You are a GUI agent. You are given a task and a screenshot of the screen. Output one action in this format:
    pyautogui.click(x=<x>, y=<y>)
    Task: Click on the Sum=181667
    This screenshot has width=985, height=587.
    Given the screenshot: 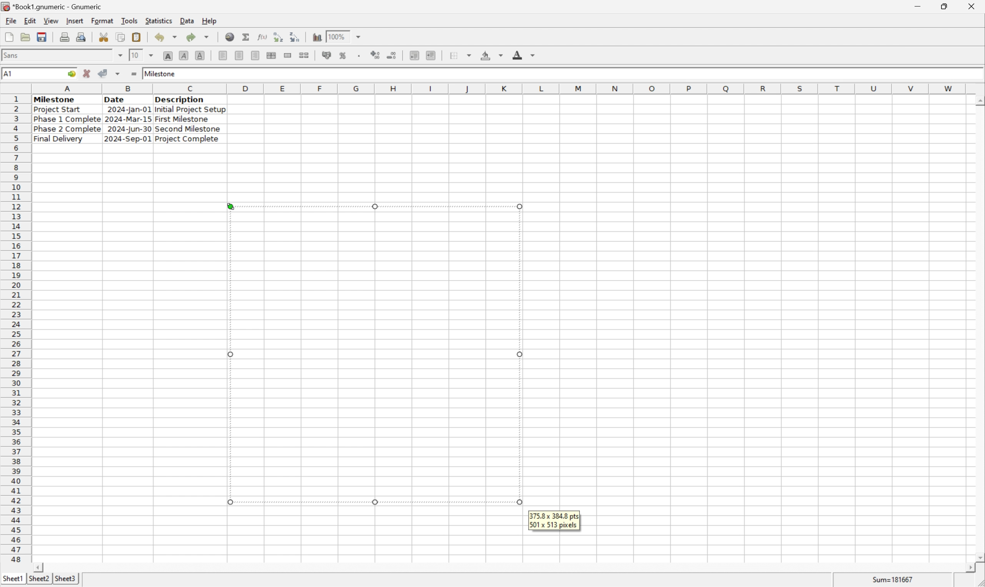 What is the action you would take?
    pyautogui.click(x=894, y=579)
    